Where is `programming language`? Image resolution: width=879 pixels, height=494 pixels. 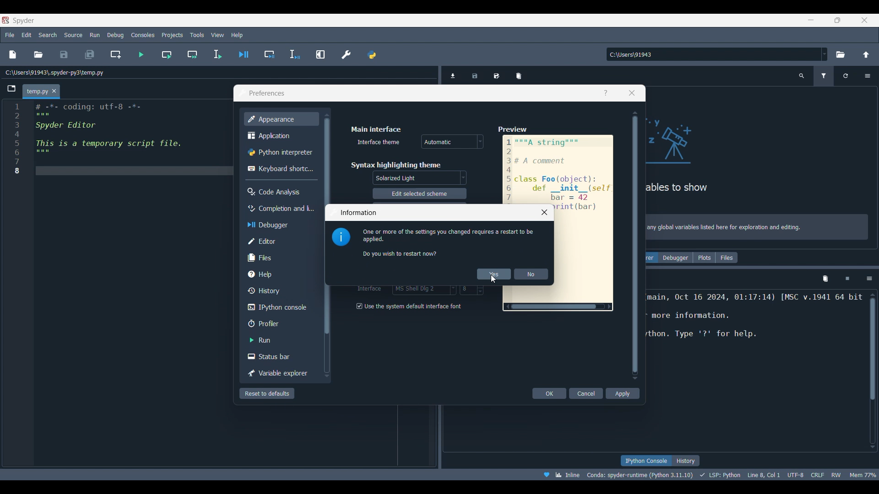
programming language is located at coordinates (720, 475).